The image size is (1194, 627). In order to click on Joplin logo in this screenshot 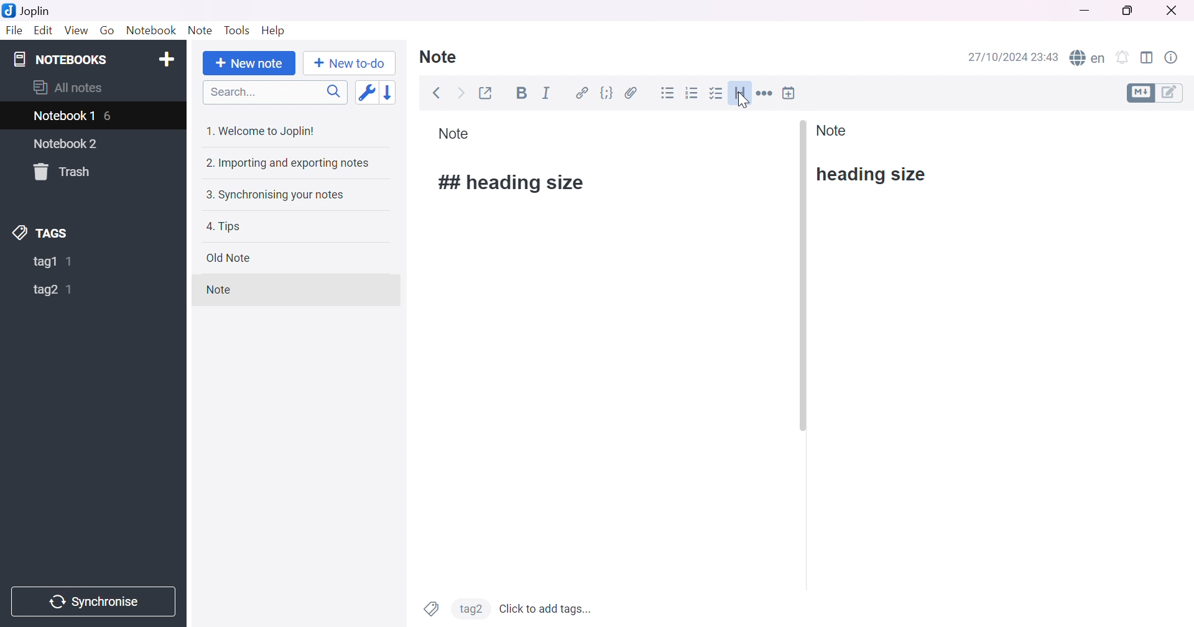, I will do `click(11, 10)`.